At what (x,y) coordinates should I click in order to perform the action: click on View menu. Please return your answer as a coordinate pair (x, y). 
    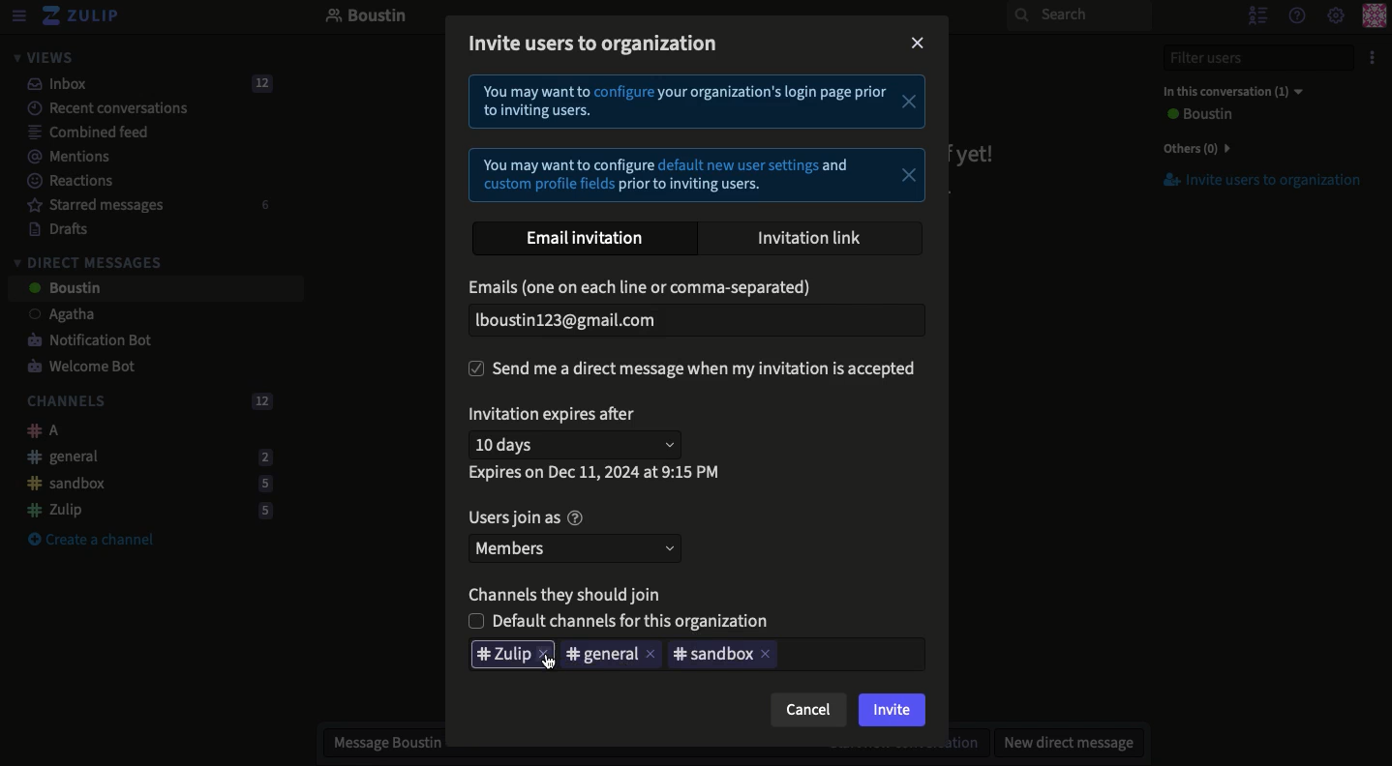
    Looking at the image, I should click on (17, 16).